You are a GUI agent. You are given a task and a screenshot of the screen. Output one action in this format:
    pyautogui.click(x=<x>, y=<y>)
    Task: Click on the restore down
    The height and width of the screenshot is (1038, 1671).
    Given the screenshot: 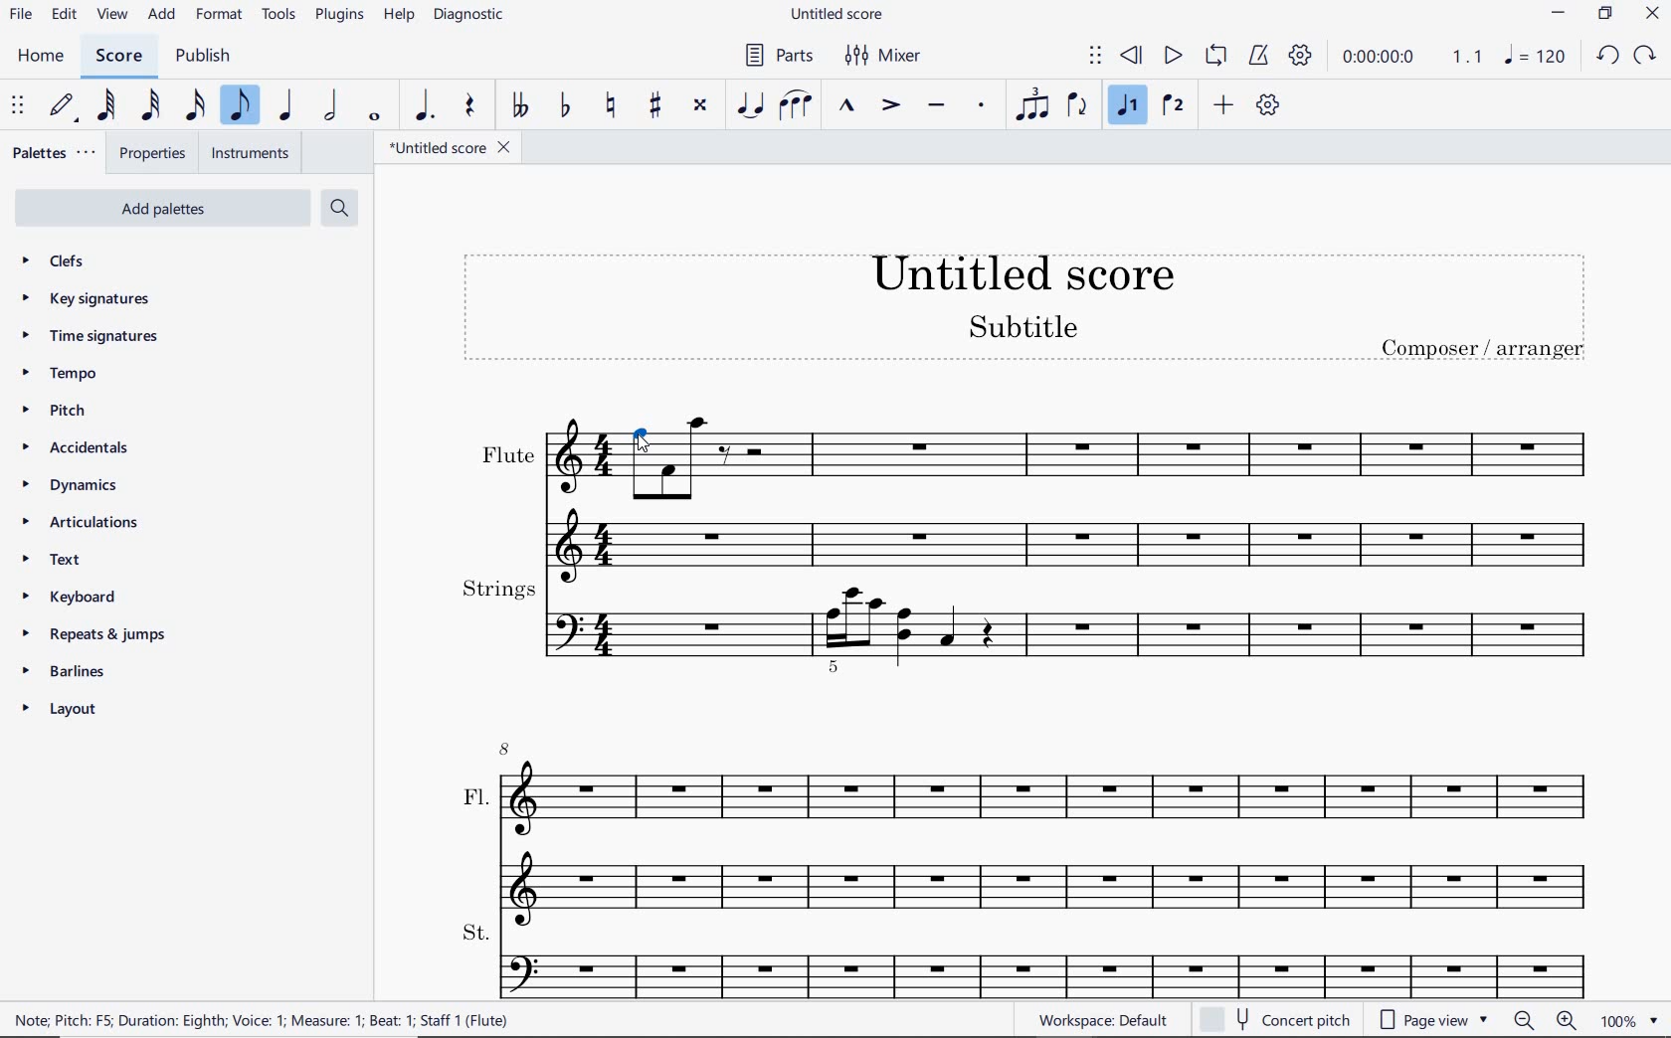 What is the action you would take?
    pyautogui.click(x=1605, y=13)
    